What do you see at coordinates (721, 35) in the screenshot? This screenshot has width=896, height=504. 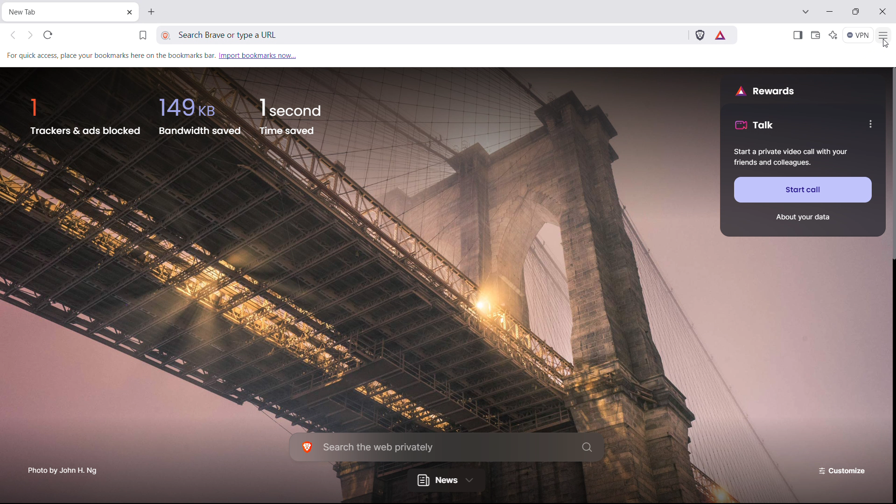 I see `earn tokens` at bounding box center [721, 35].